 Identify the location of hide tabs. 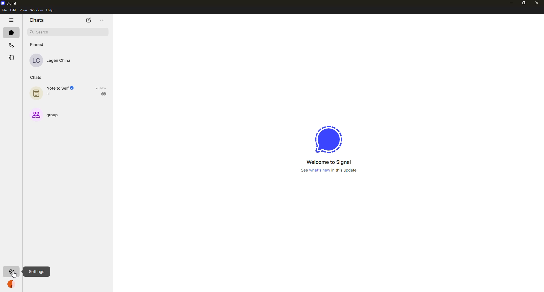
(11, 19).